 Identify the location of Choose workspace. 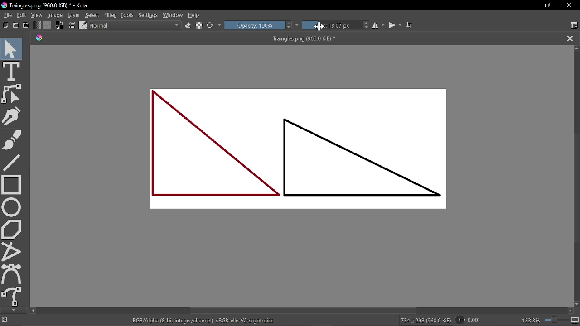
(572, 25).